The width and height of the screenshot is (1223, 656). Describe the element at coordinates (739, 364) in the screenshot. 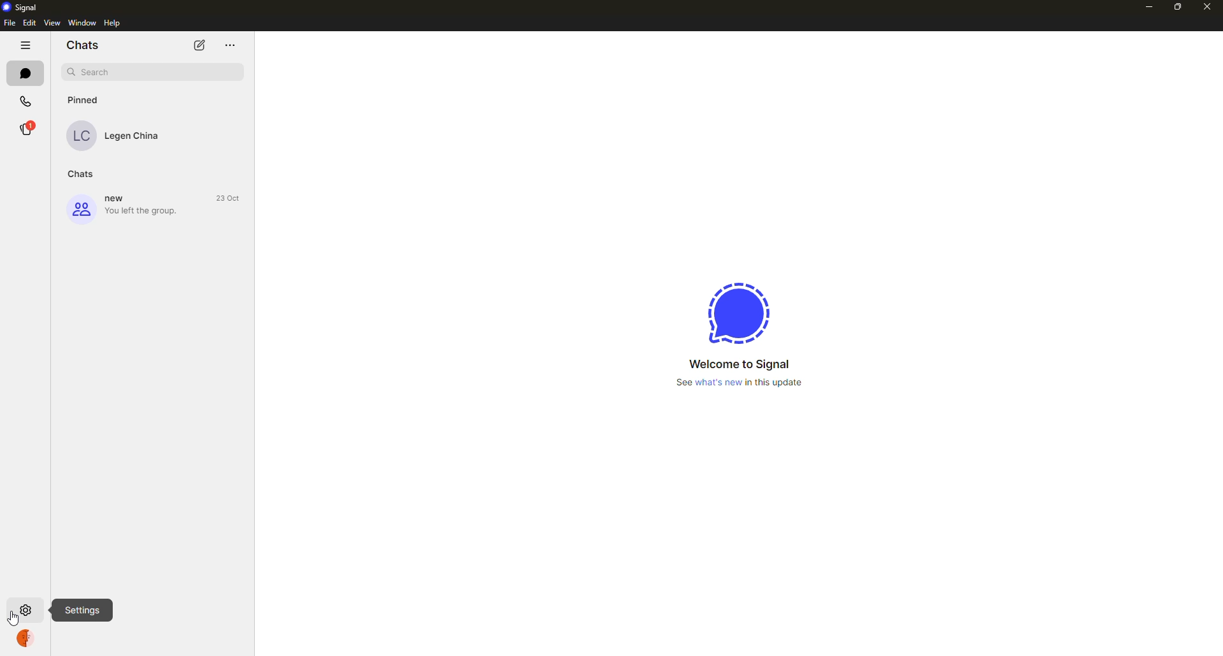

I see `Welcome to Signal` at that location.